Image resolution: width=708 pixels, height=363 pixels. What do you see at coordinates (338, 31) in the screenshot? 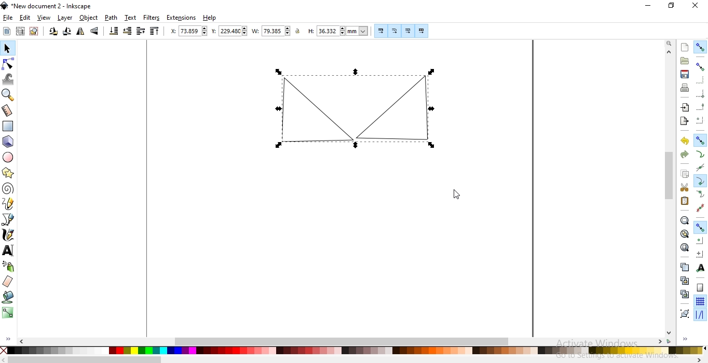
I see `height of selection` at bounding box center [338, 31].